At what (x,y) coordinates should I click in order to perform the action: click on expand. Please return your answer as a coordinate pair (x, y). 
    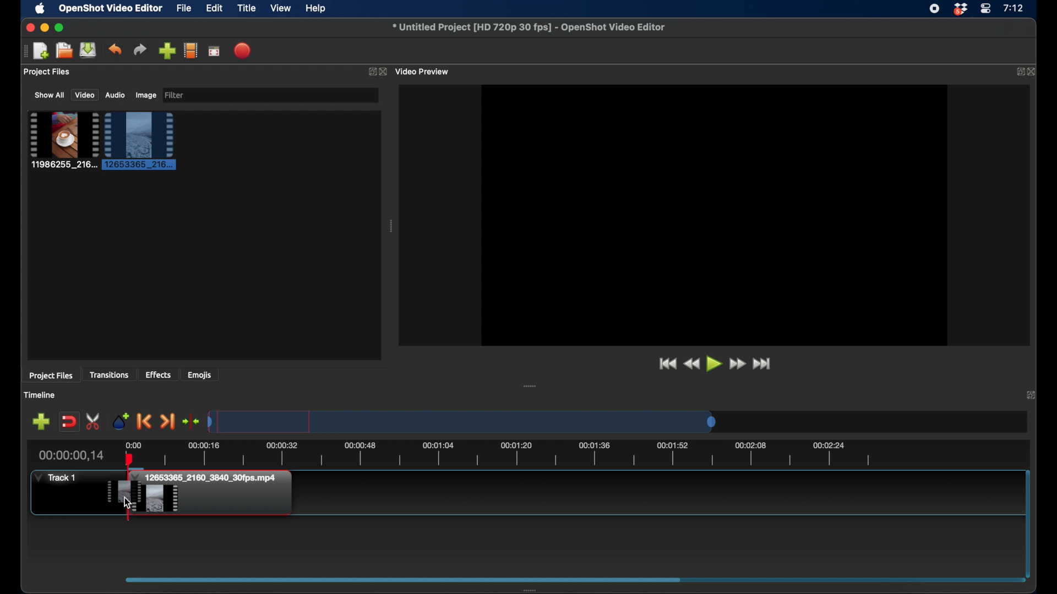
    Looking at the image, I should click on (370, 71).